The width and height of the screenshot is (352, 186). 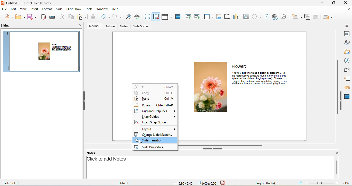 I want to click on slideshow, so click(x=74, y=9).